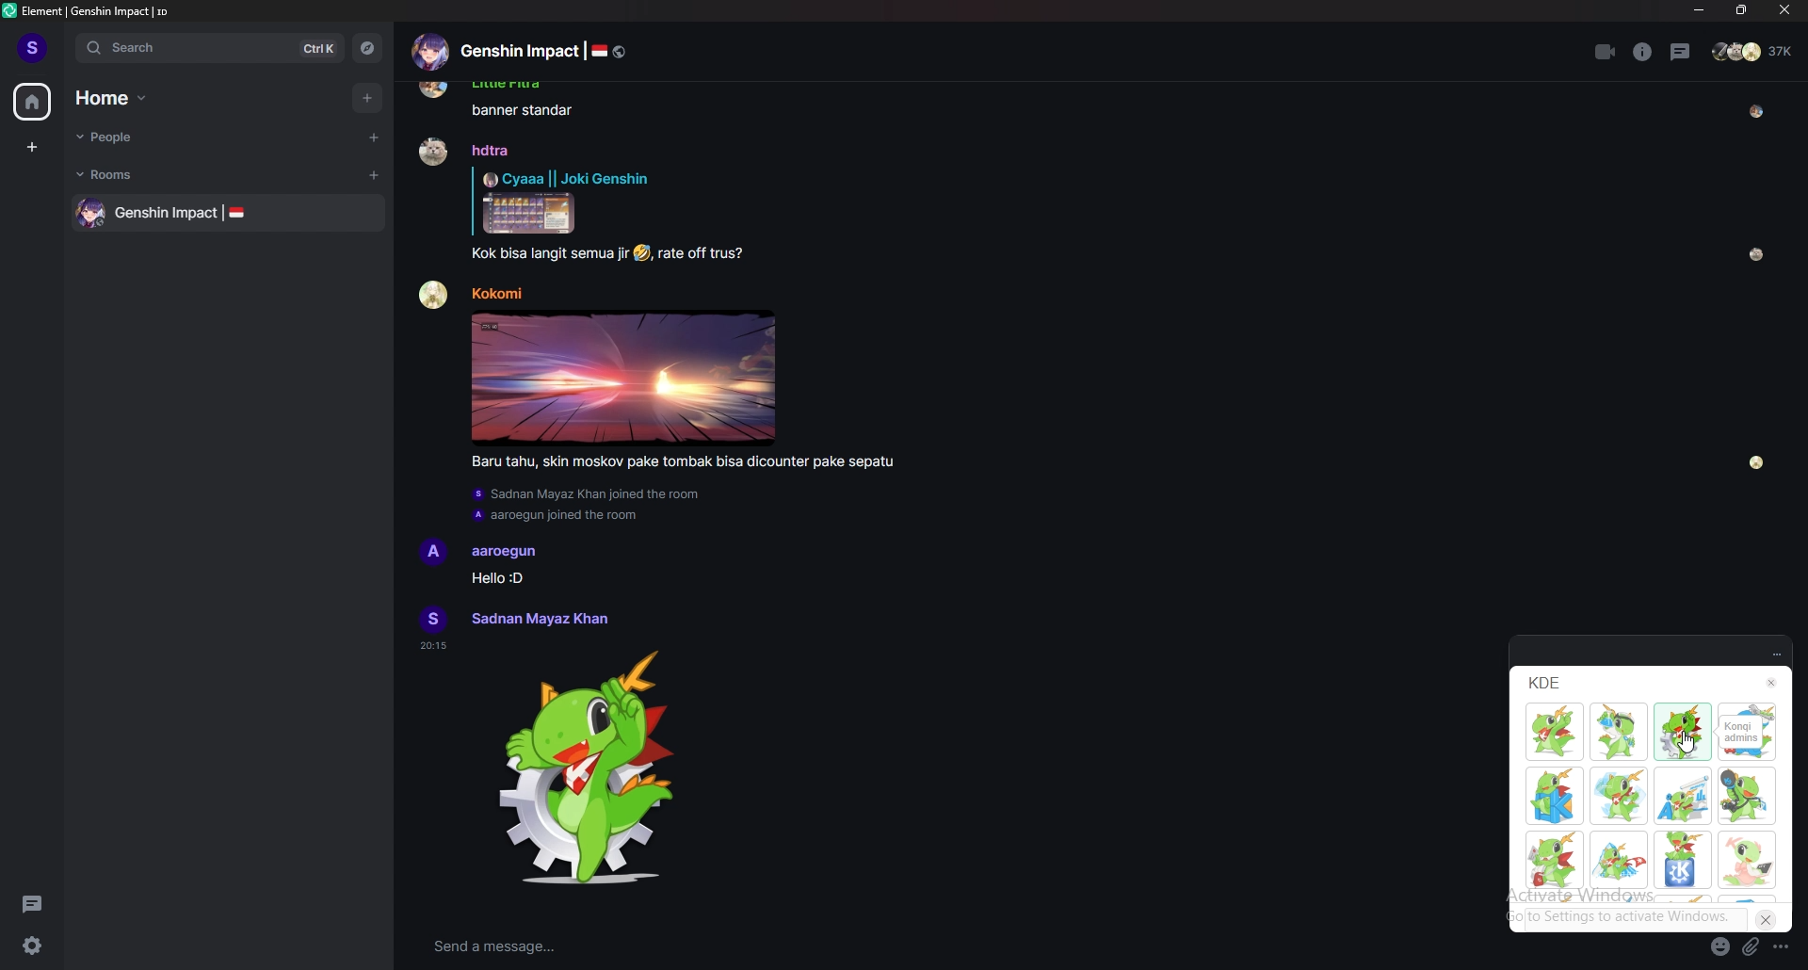  What do you see at coordinates (473, 201) in the screenshot?
I see `Indicates replying in thread` at bounding box center [473, 201].